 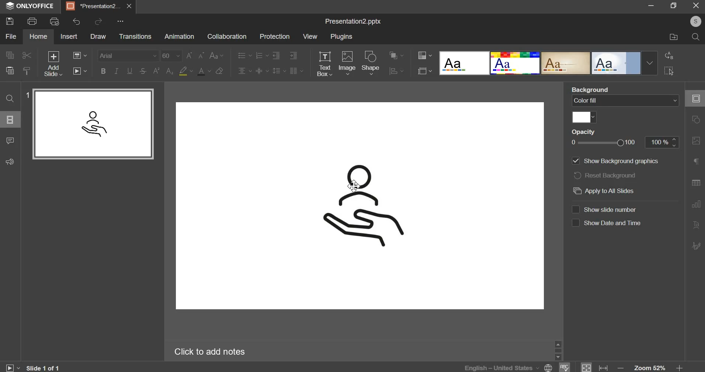 I want to click on change color style, so click(x=425, y=55).